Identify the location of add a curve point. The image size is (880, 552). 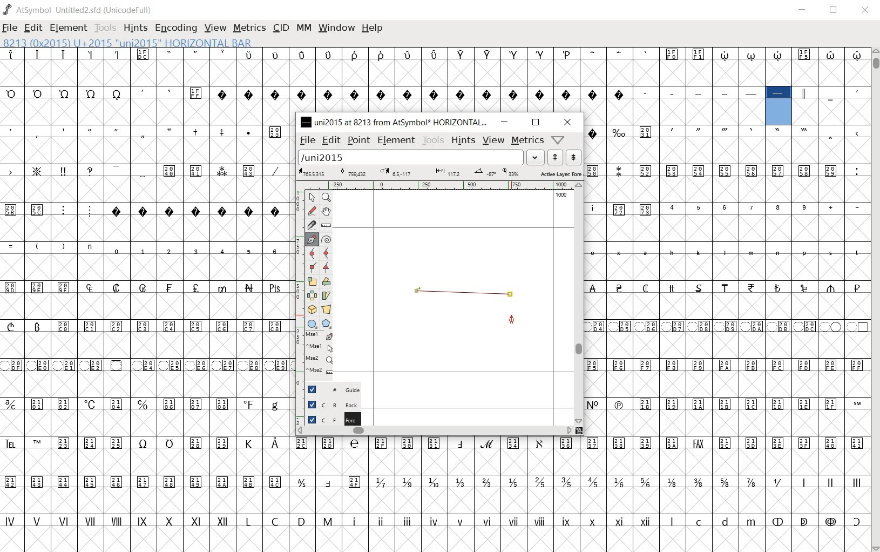
(312, 253).